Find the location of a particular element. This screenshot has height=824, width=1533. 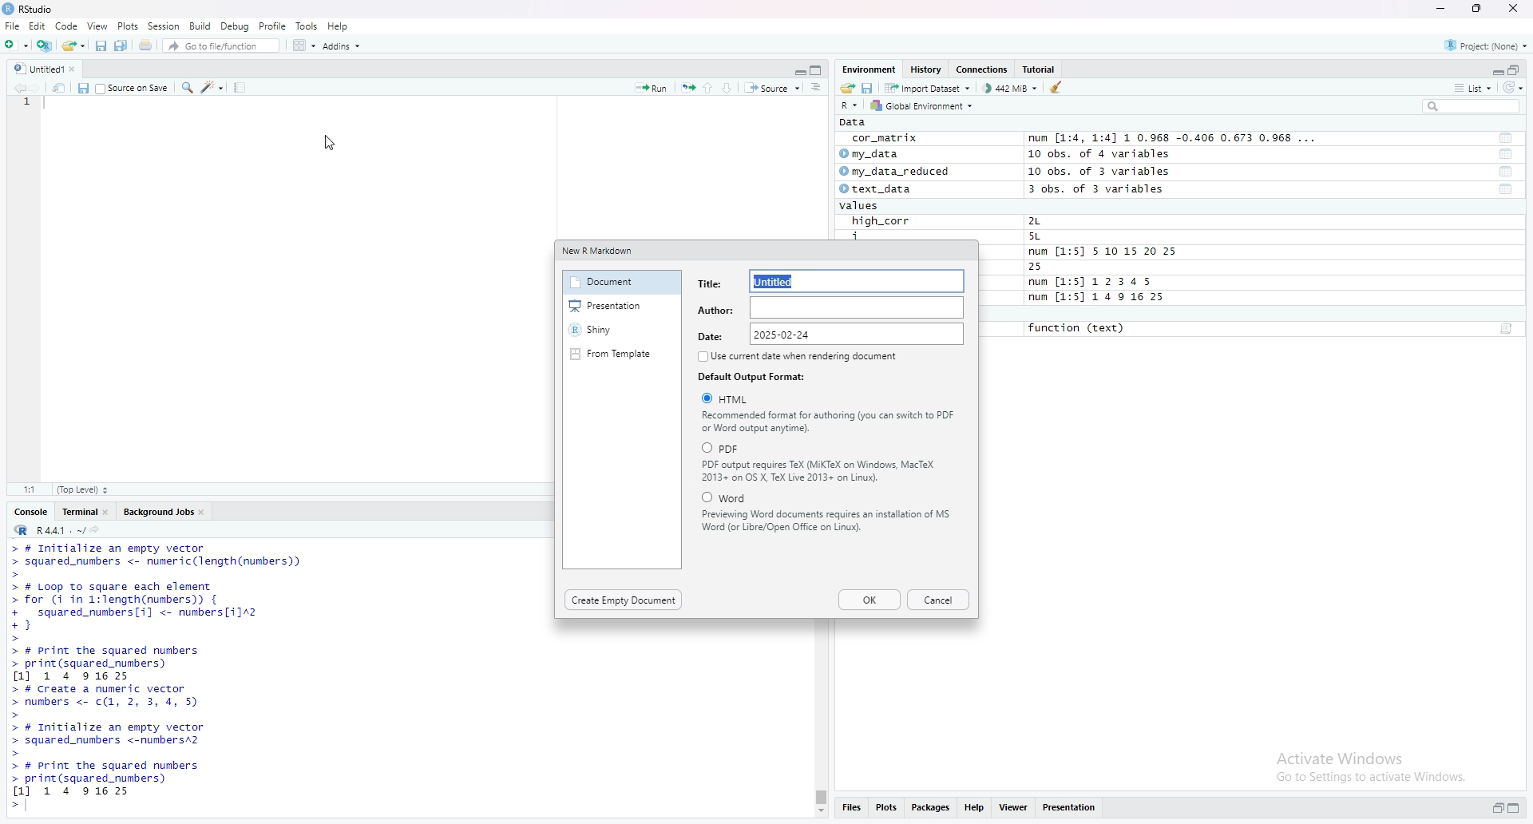

Untitled 1 is located at coordinates (34, 69).